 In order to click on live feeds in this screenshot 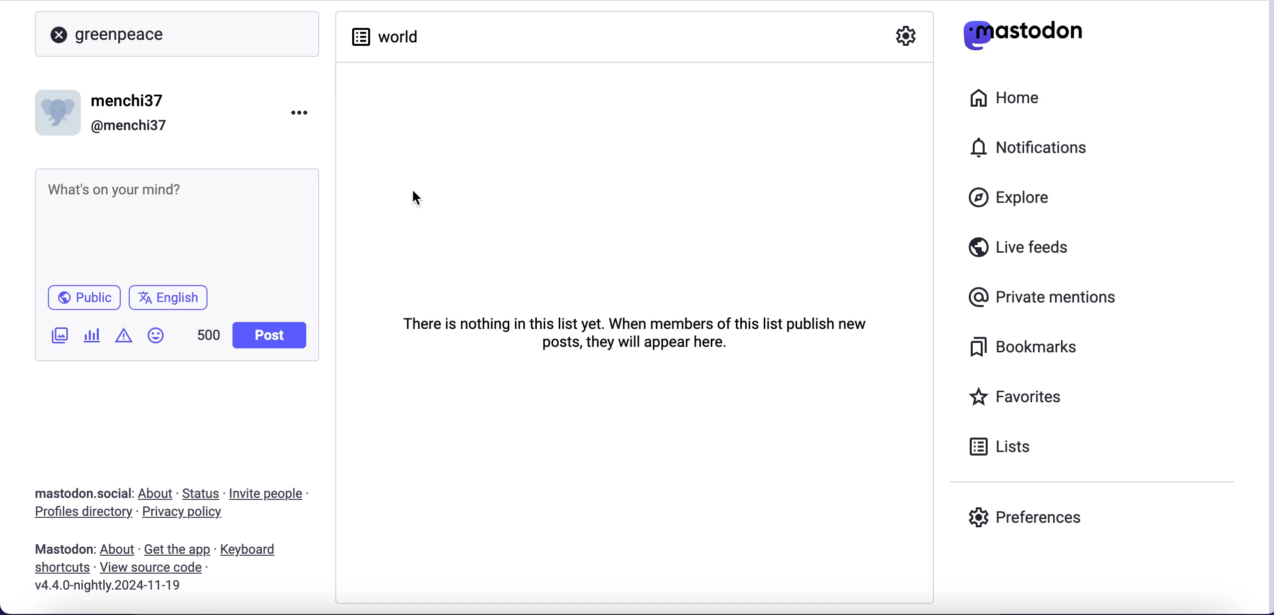, I will do `click(1019, 251)`.